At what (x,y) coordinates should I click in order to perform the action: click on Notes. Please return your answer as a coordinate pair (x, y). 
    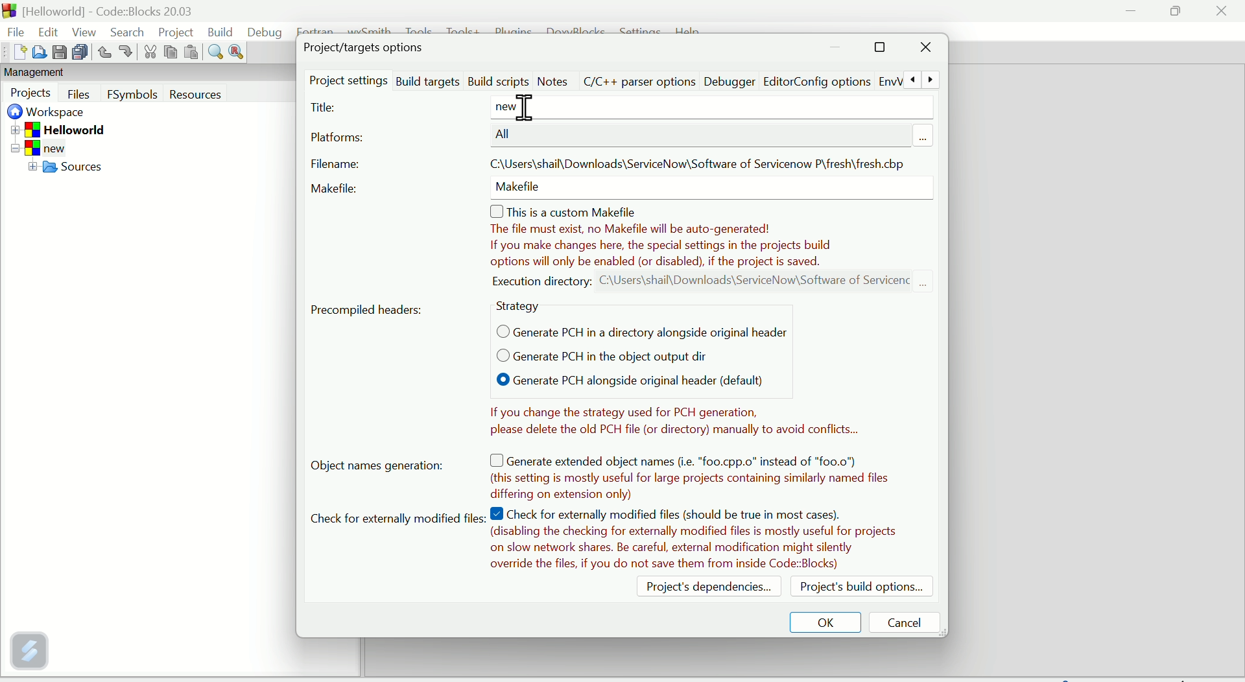
    Looking at the image, I should click on (552, 82).